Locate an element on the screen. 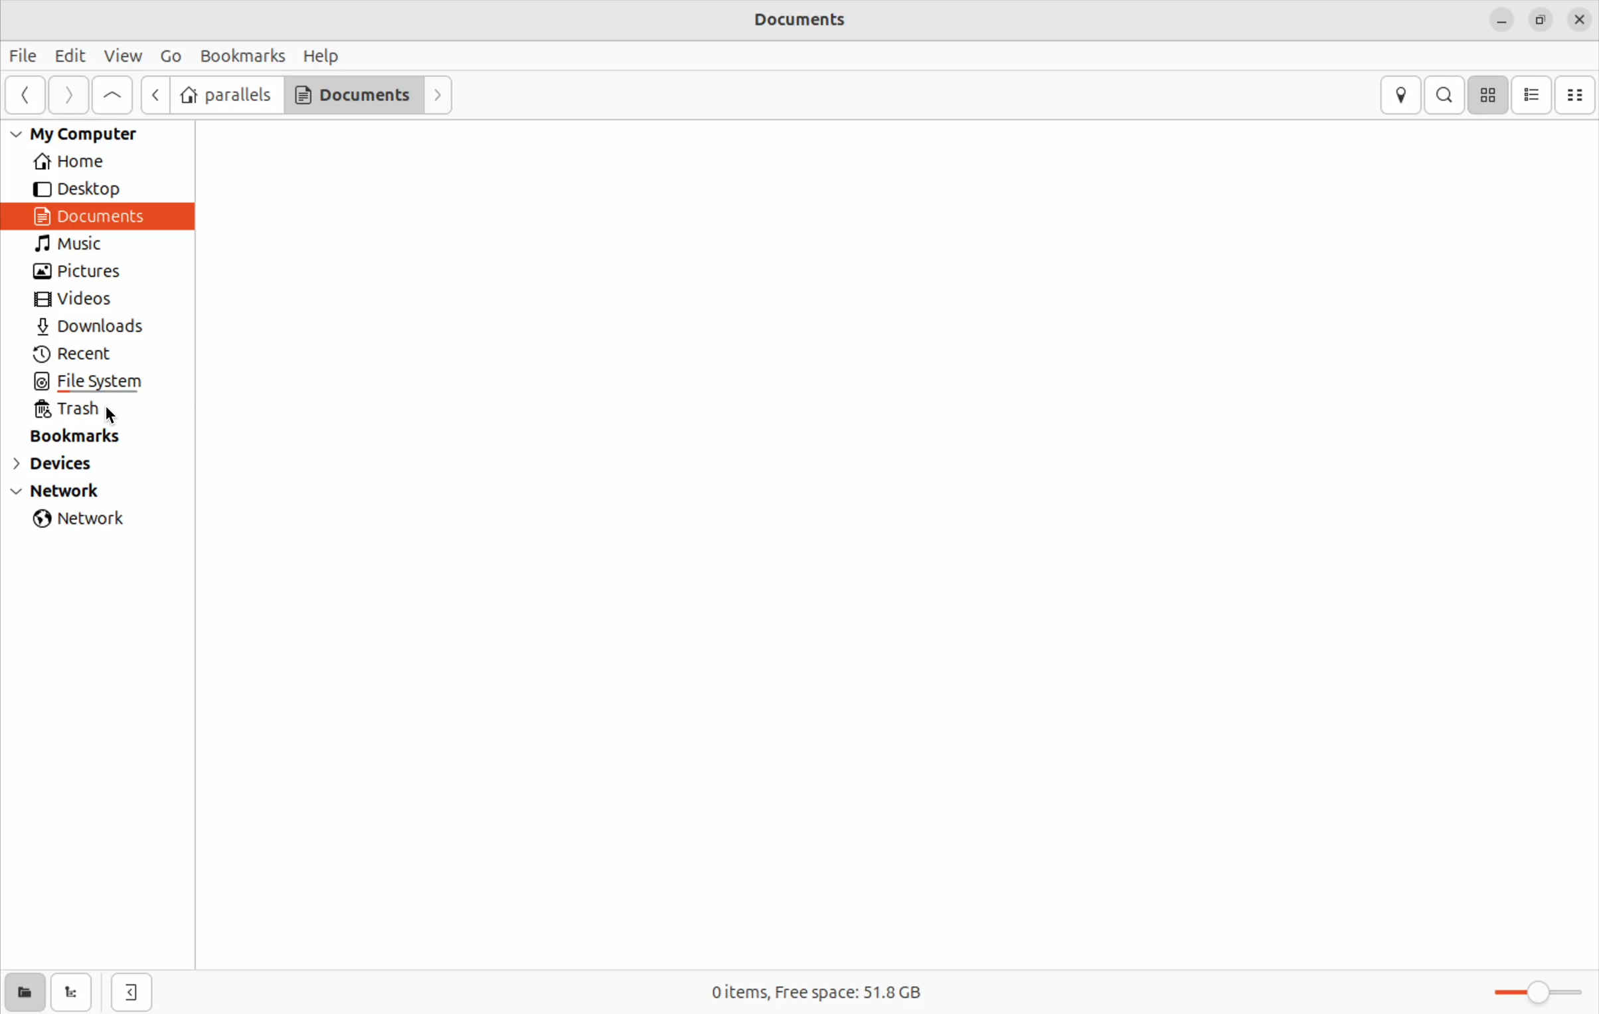  file system is located at coordinates (115, 383).